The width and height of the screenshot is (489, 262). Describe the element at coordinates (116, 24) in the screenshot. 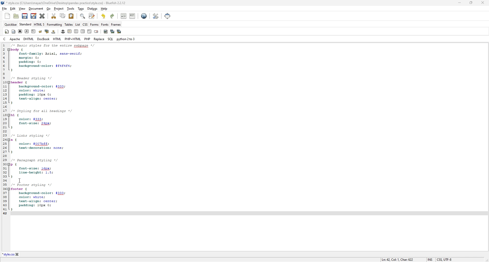

I see `frames` at that location.